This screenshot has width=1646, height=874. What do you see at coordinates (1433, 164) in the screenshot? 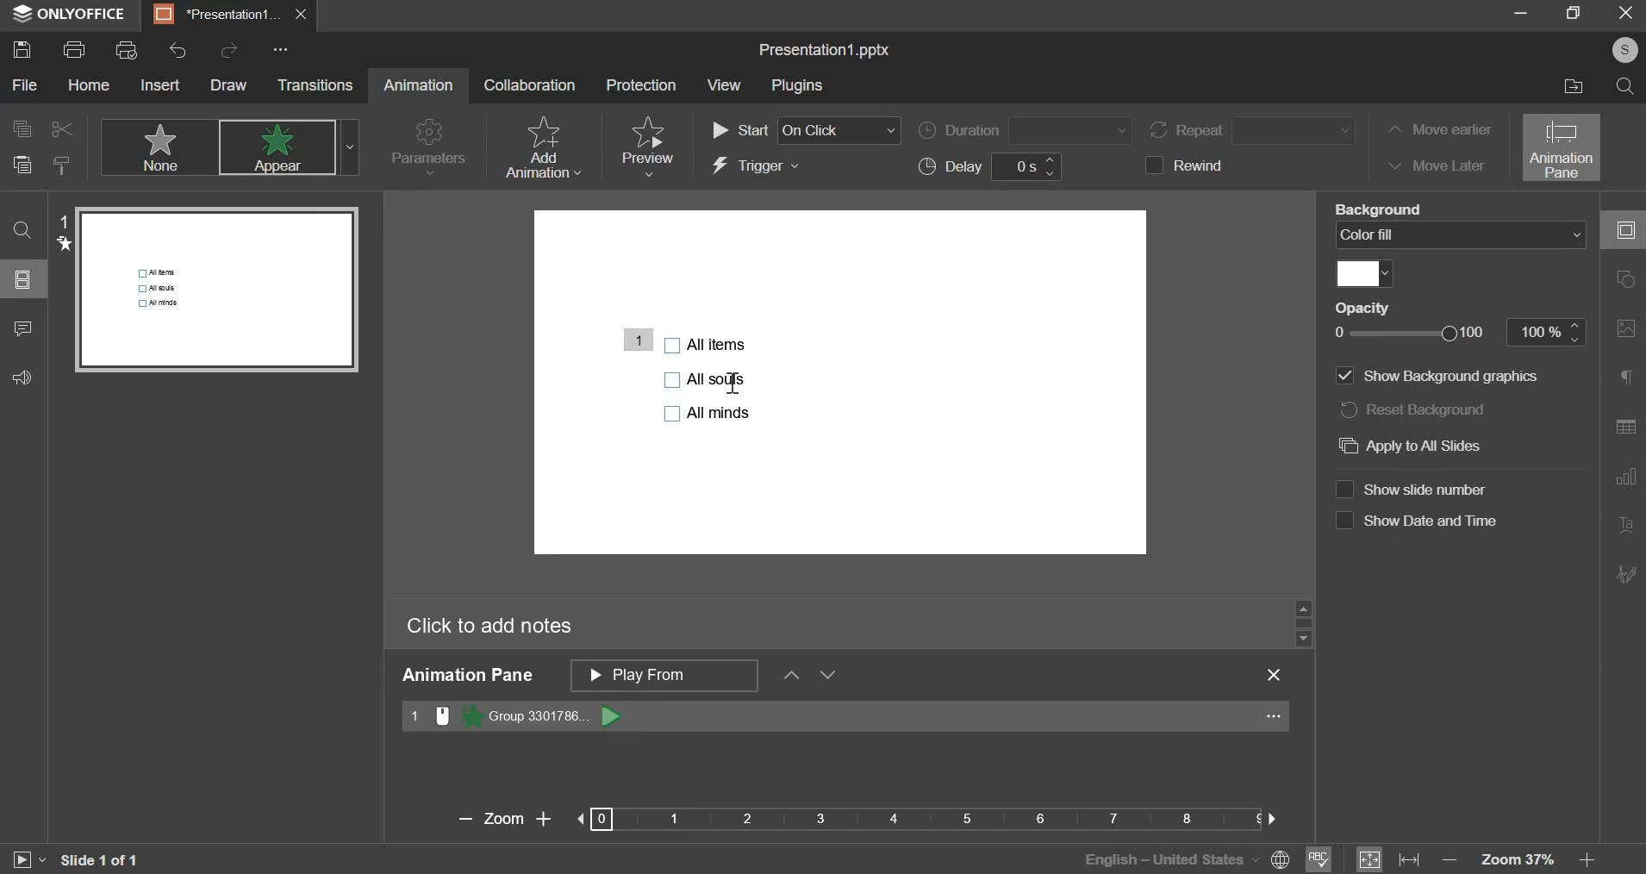
I see `move later` at bounding box center [1433, 164].